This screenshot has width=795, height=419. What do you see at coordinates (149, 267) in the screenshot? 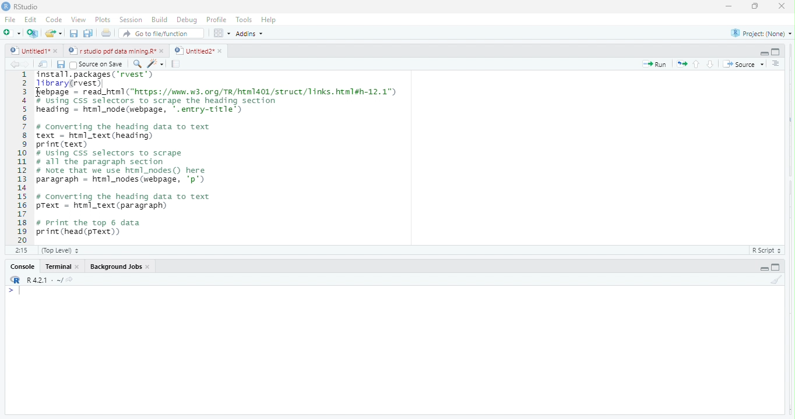
I see `close` at bounding box center [149, 267].